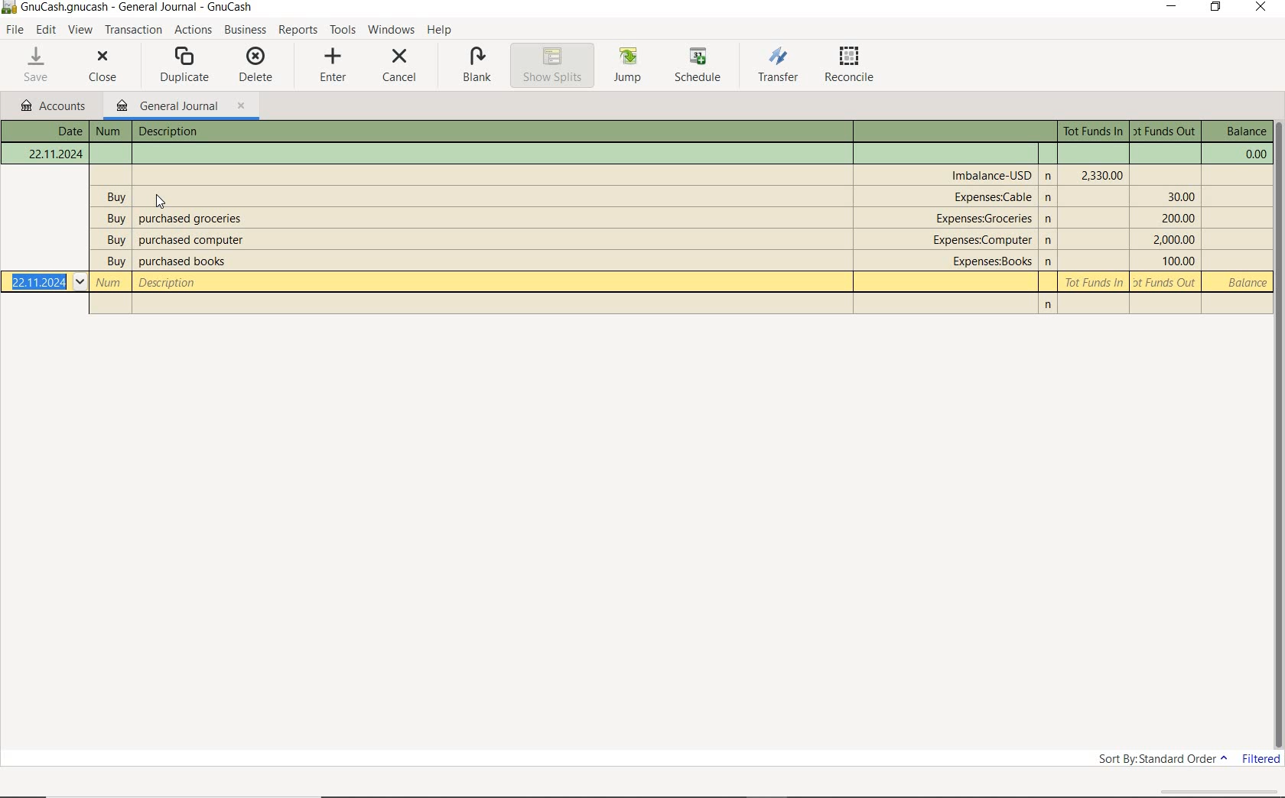  I want to click on delete, so click(255, 66).